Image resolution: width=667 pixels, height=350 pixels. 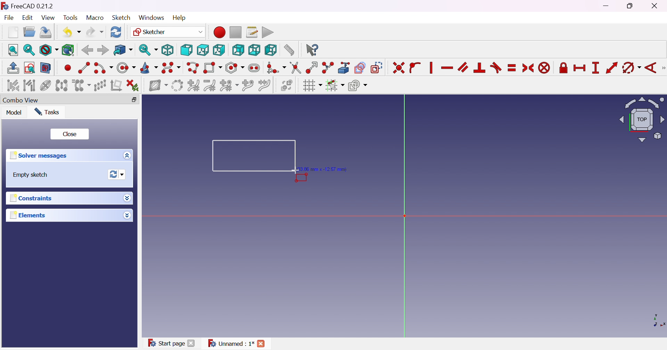 What do you see at coordinates (118, 174) in the screenshot?
I see `Forces recomputation of active document` at bounding box center [118, 174].